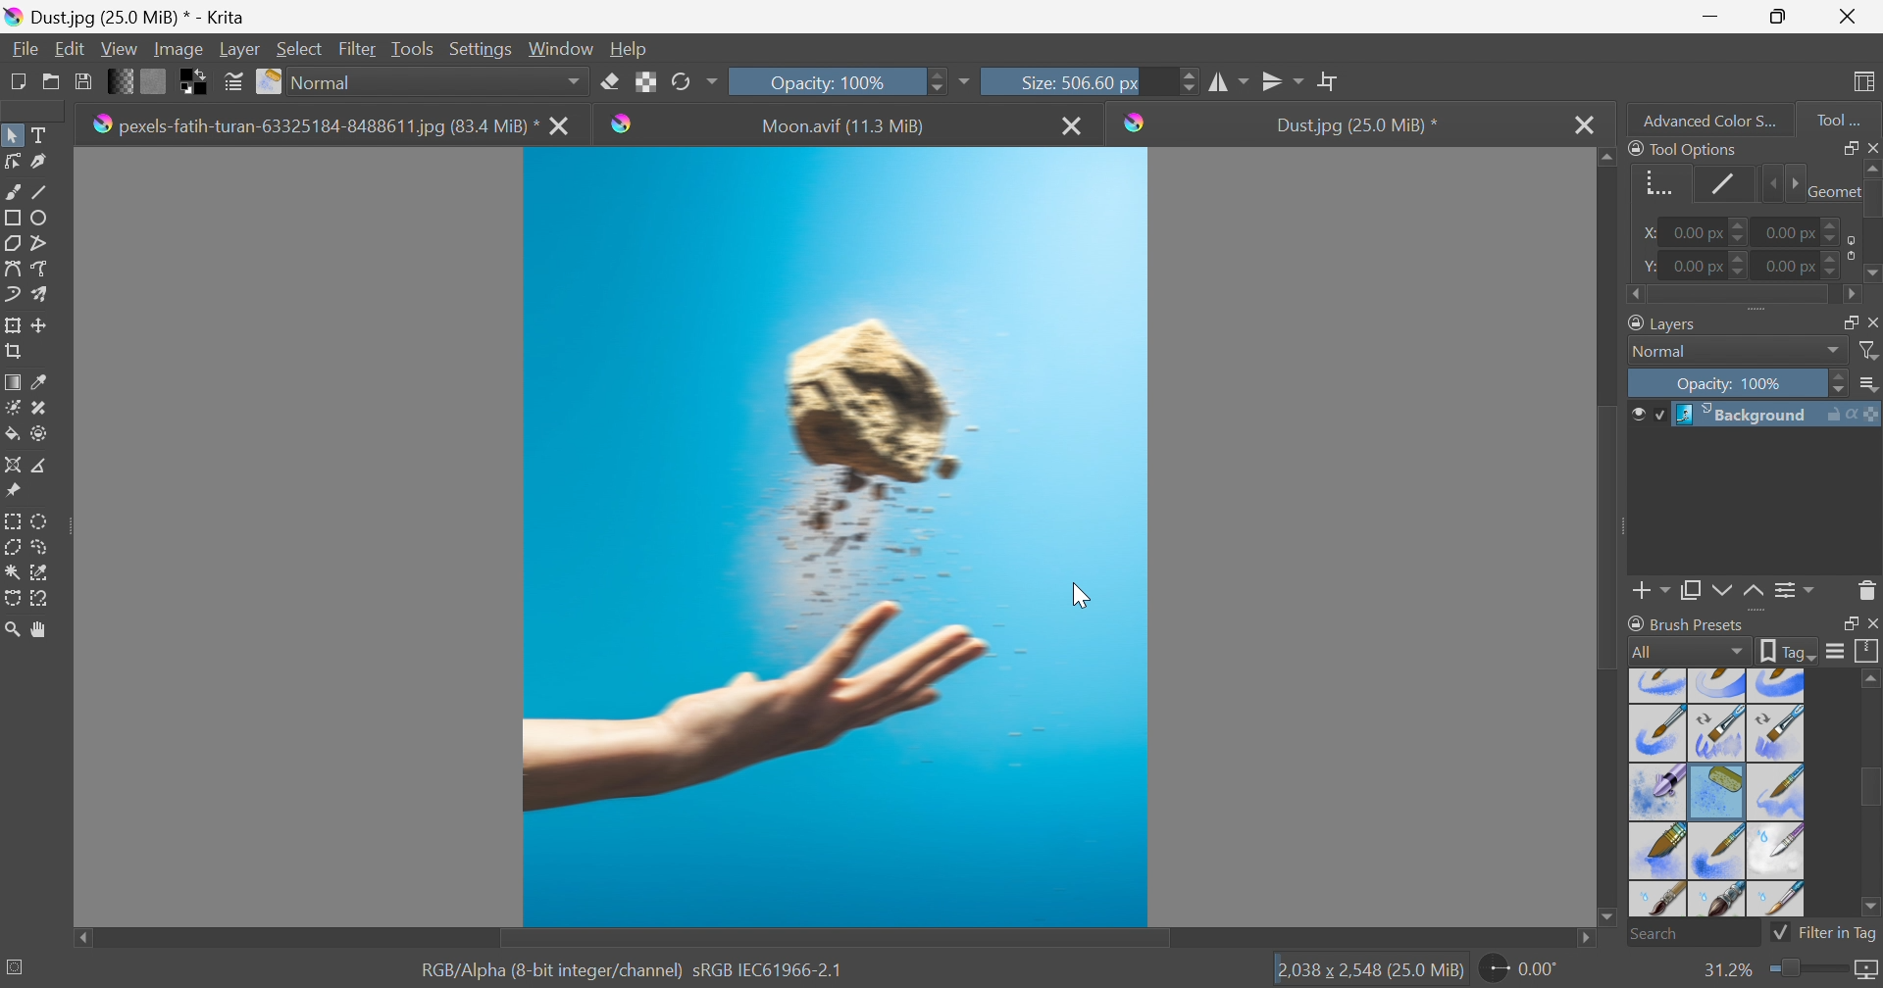 The image size is (1883, 988). What do you see at coordinates (825, 81) in the screenshot?
I see `Opacity: 100%` at bounding box center [825, 81].